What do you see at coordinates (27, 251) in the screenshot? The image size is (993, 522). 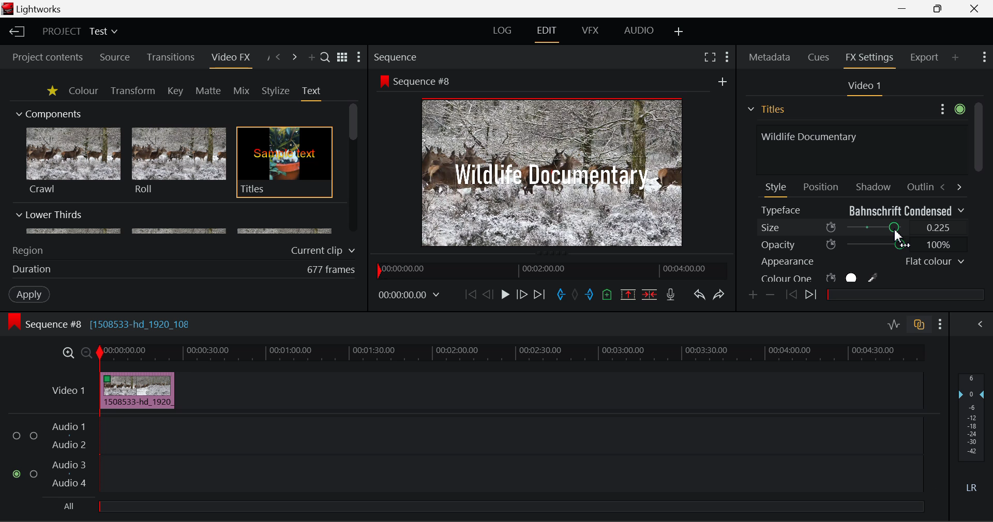 I see `Region` at bounding box center [27, 251].